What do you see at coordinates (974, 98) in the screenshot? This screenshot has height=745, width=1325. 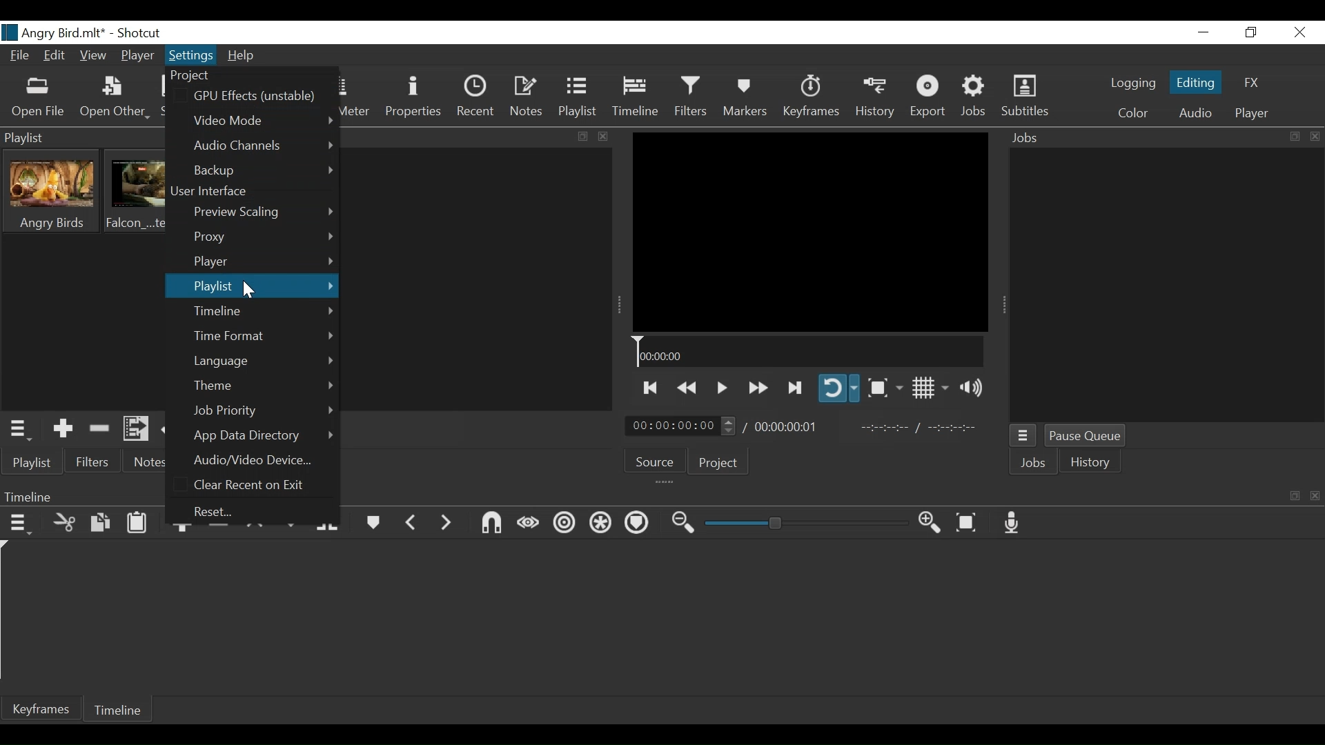 I see `Jobs` at bounding box center [974, 98].